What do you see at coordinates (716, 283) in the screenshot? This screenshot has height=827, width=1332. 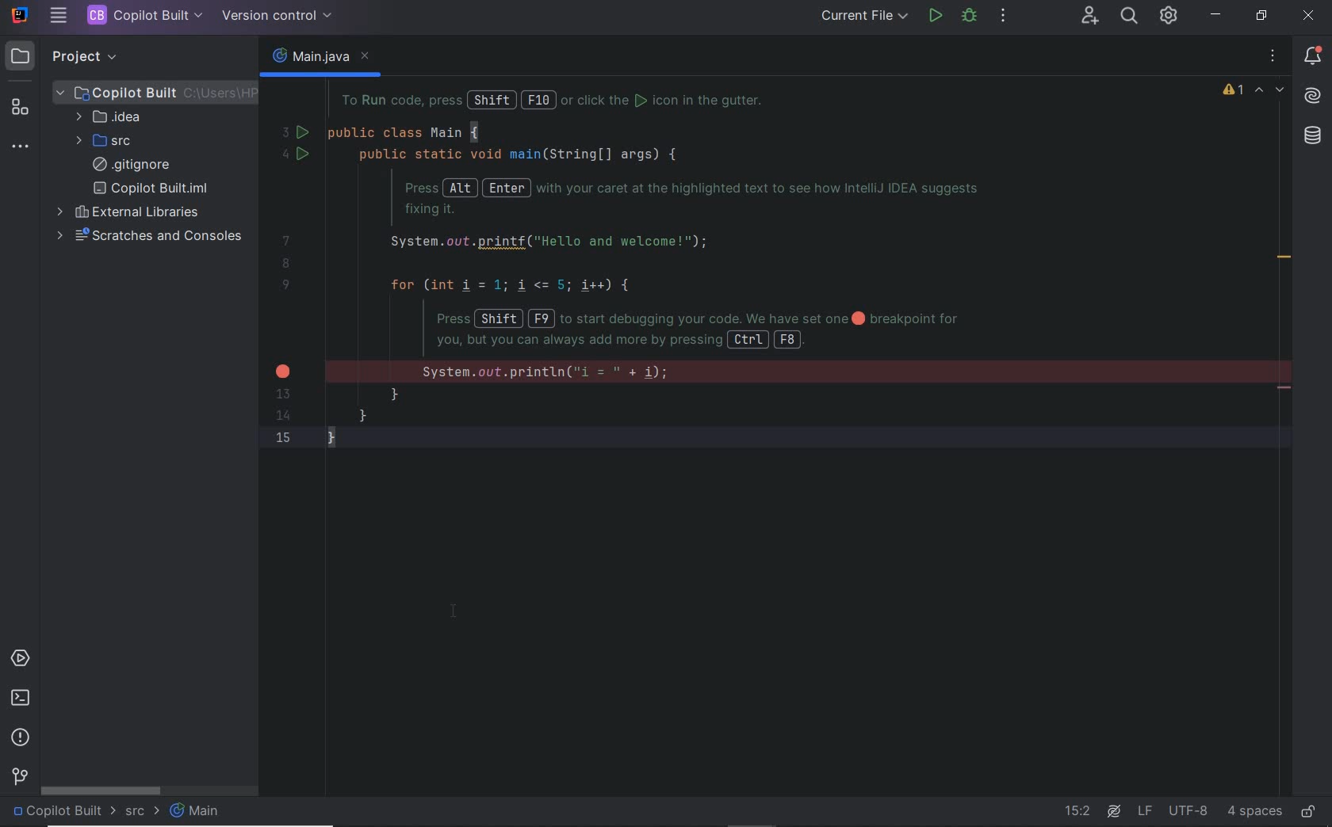 I see `codes` at bounding box center [716, 283].